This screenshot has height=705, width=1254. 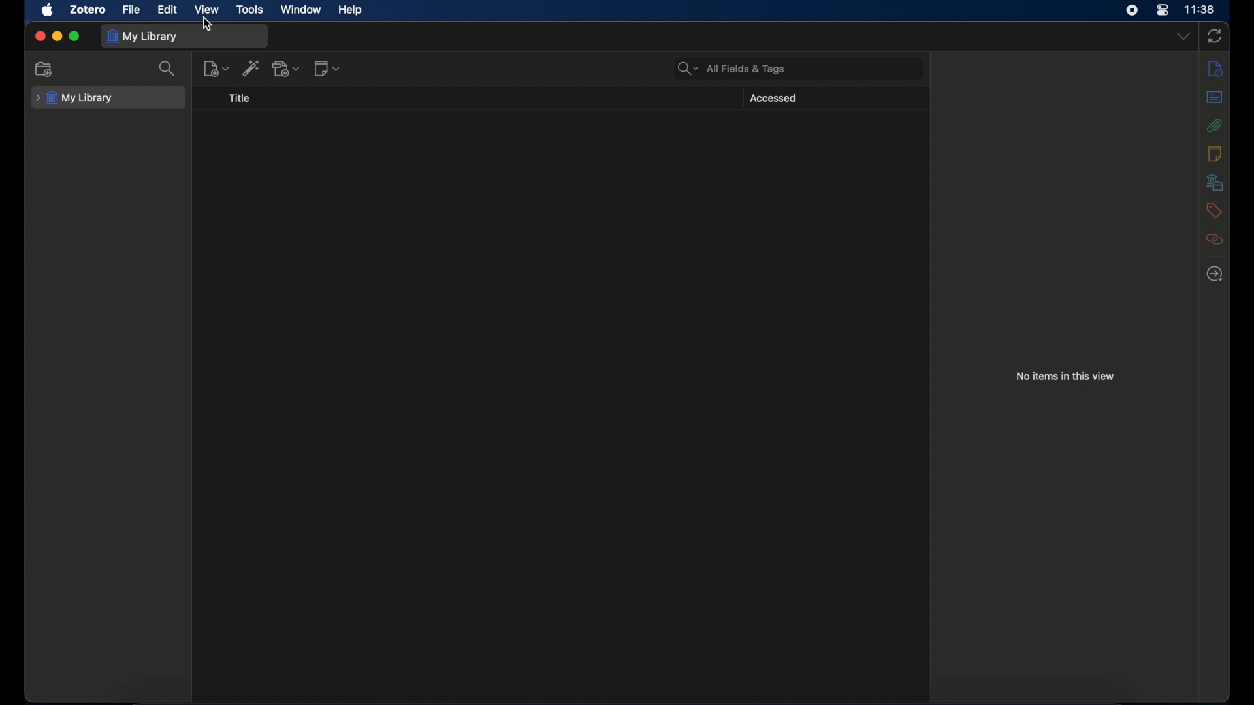 I want to click on tags, so click(x=1215, y=210).